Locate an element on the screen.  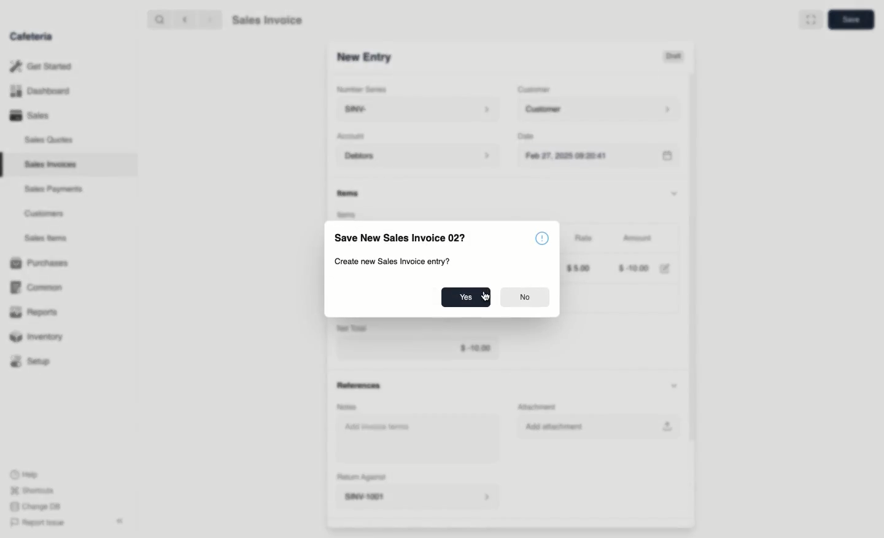
Shortcuts is located at coordinates (33, 489).